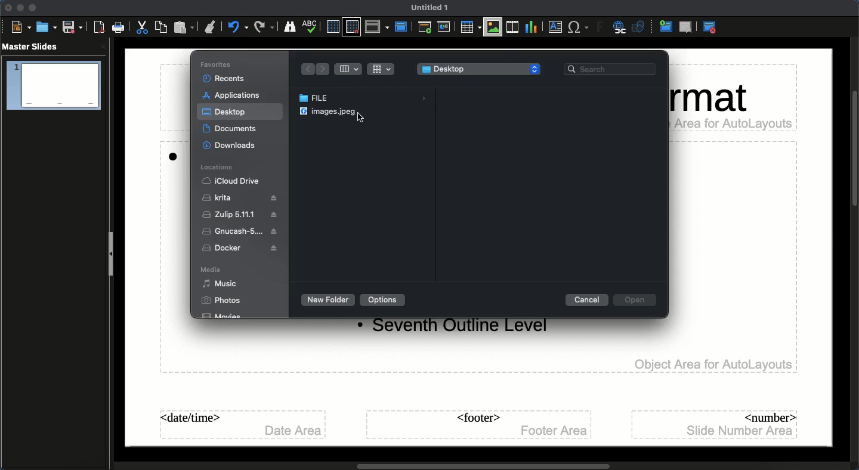 The height and width of the screenshot is (470, 859). I want to click on Open, so click(45, 27).